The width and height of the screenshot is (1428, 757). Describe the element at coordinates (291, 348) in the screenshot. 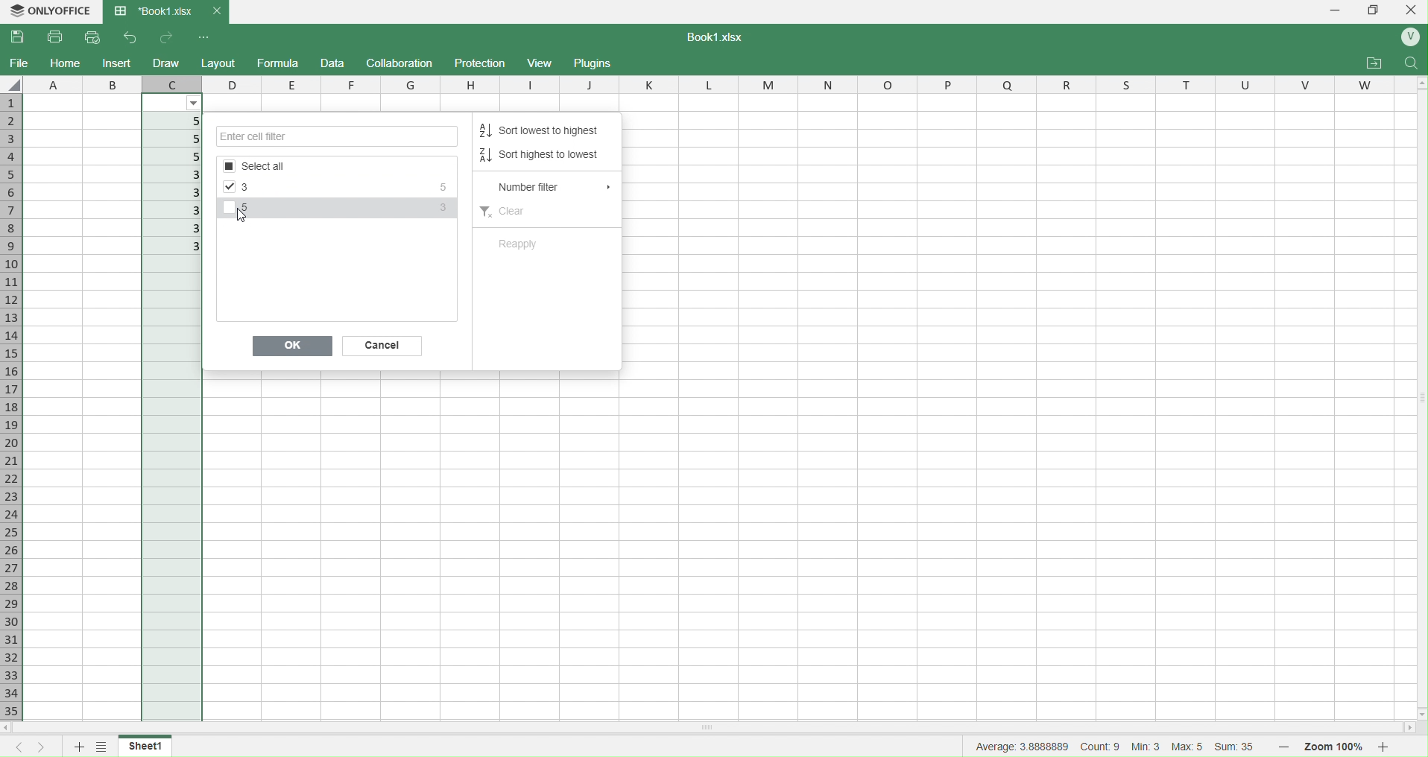

I see `Ok` at that location.